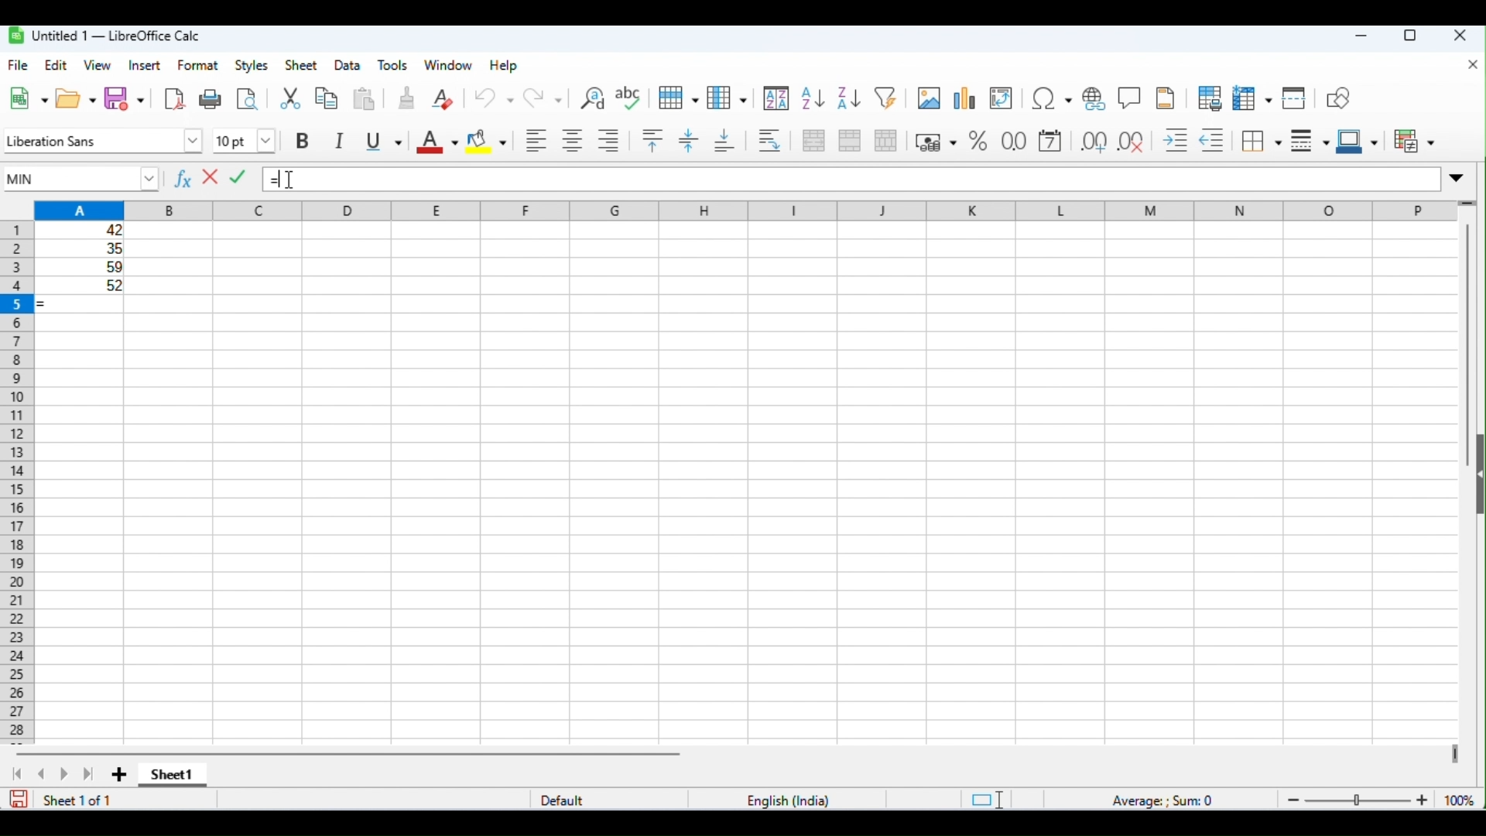 The height and width of the screenshot is (836, 1486). Describe the element at coordinates (28, 99) in the screenshot. I see `new` at that location.